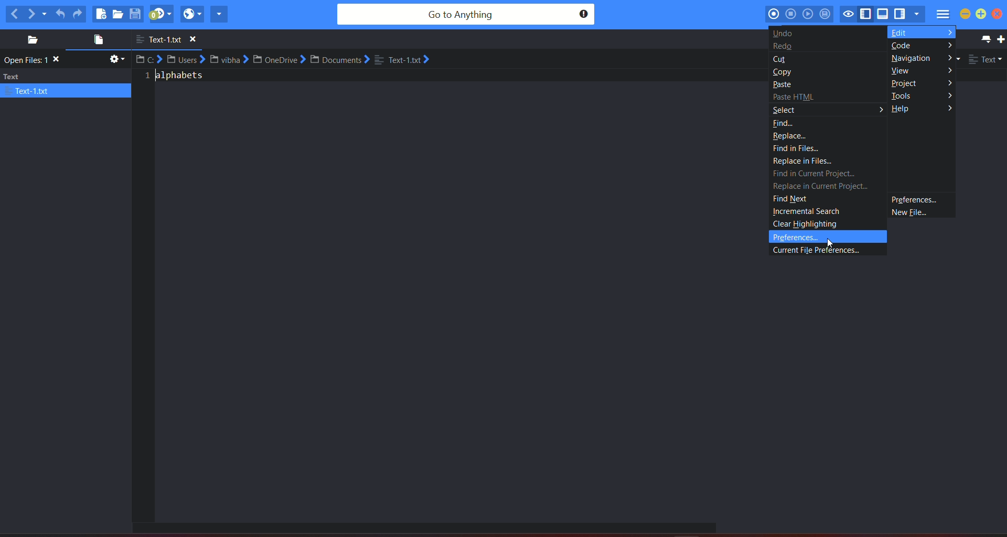  What do you see at coordinates (817, 251) in the screenshot?
I see `current file preferences` at bounding box center [817, 251].